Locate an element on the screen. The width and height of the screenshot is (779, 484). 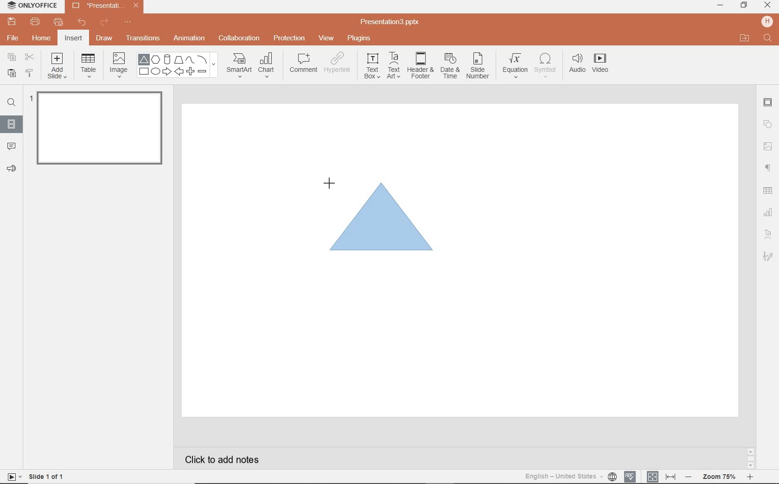
SLIDES is located at coordinates (12, 124).